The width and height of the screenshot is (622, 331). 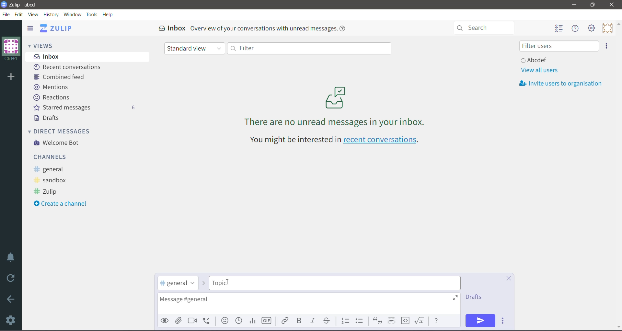 What do you see at coordinates (195, 49) in the screenshot?
I see `Standard view` at bounding box center [195, 49].